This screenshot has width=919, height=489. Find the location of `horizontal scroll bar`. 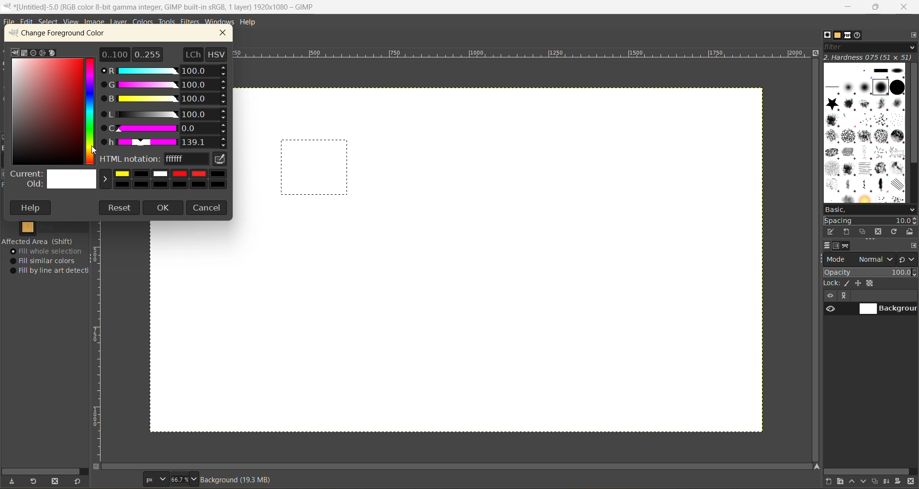

horizontal scroll bar is located at coordinates (868, 471).